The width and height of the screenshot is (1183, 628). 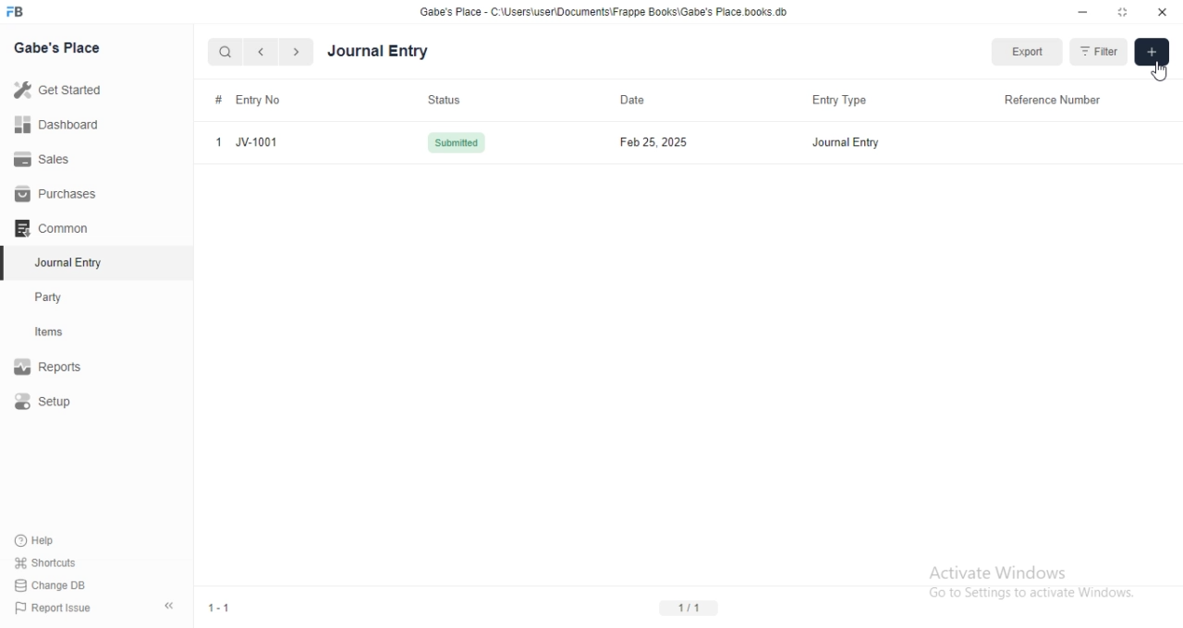 I want to click on 1-1, so click(x=223, y=606).